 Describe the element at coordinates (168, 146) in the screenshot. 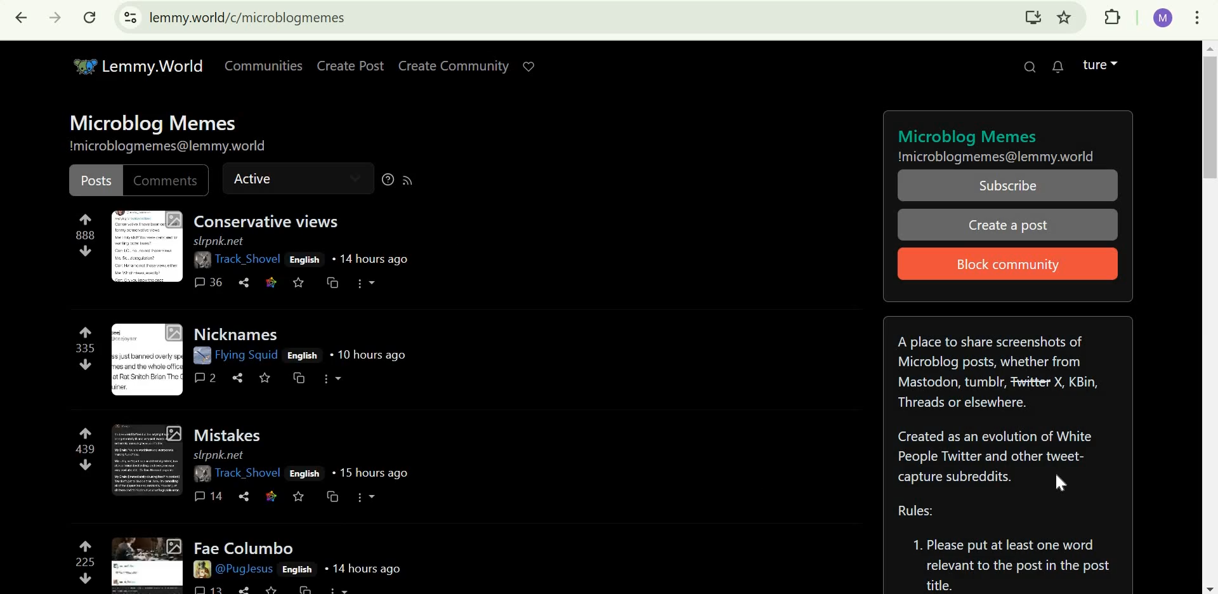

I see `!microblogmemes@lemmy.world` at that location.